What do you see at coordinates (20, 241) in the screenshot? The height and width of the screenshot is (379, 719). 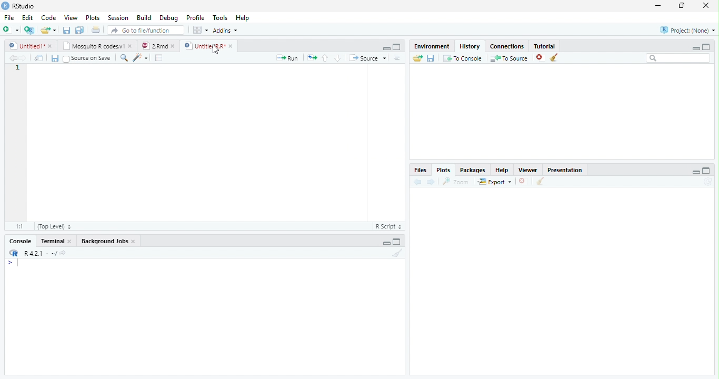 I see `Console` at bounding box center [20, 241].